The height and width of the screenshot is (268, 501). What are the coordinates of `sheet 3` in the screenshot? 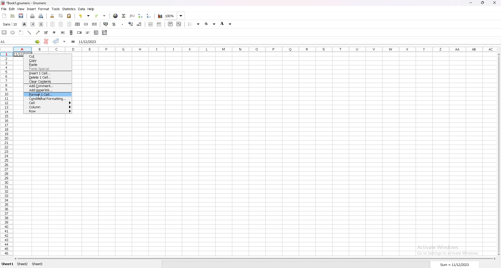 It's located at (37, 264).